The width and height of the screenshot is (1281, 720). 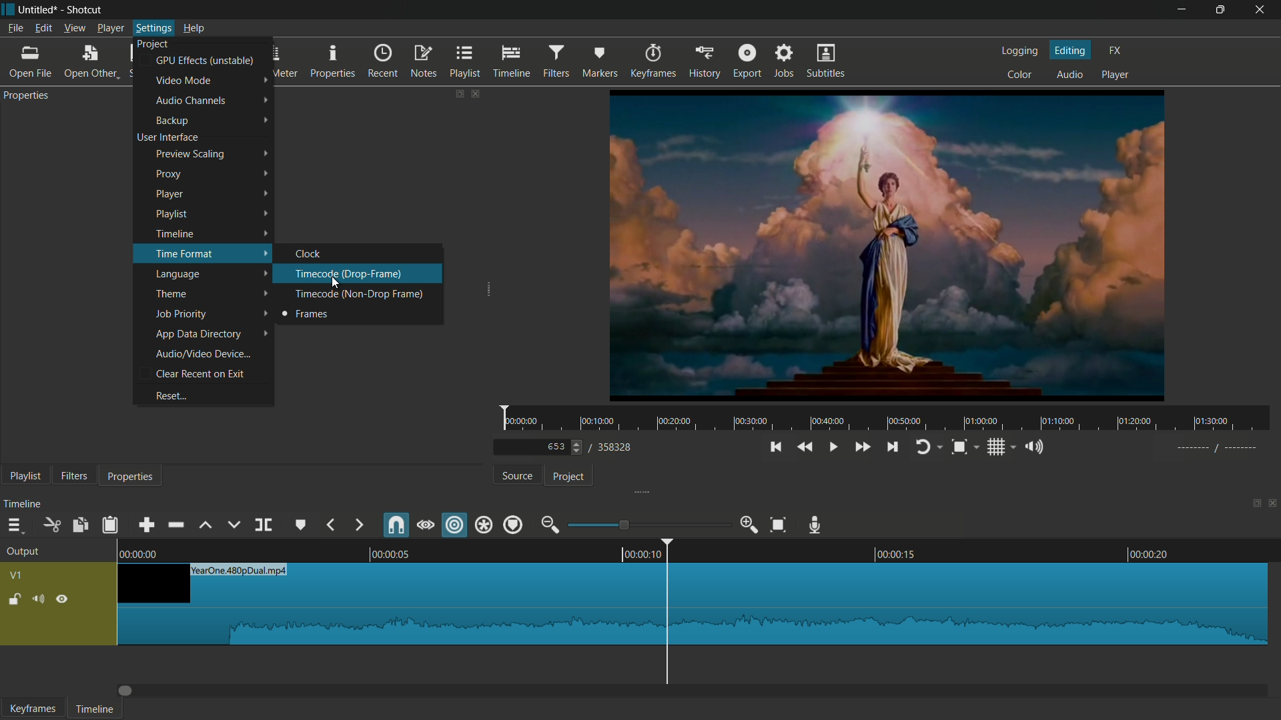 What do you see at coordinates (748, 525) in the screenshot?
I see `zoom in` at bounding box center [748, 525].